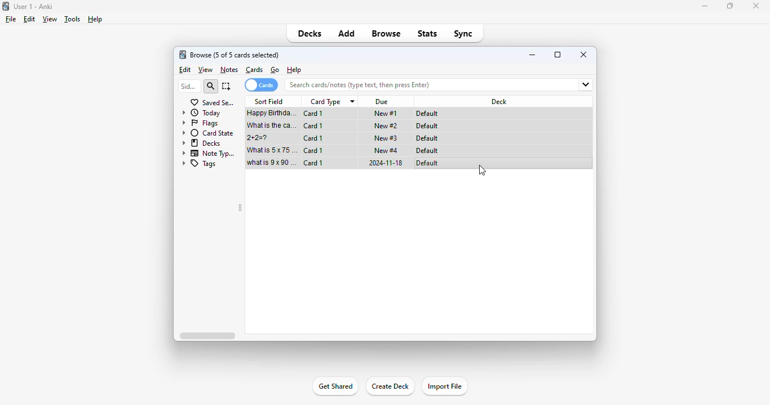 The width and height of the screenshot is (770, 405). Describe the element at coordinates (427, 163) in the screenshot. I see `default` at that location.